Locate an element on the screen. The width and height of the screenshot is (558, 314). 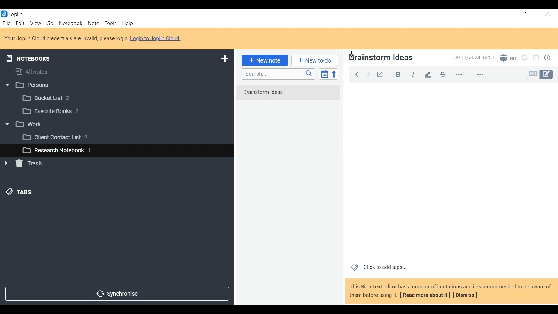
italiac is located at coordinates (414, 74).